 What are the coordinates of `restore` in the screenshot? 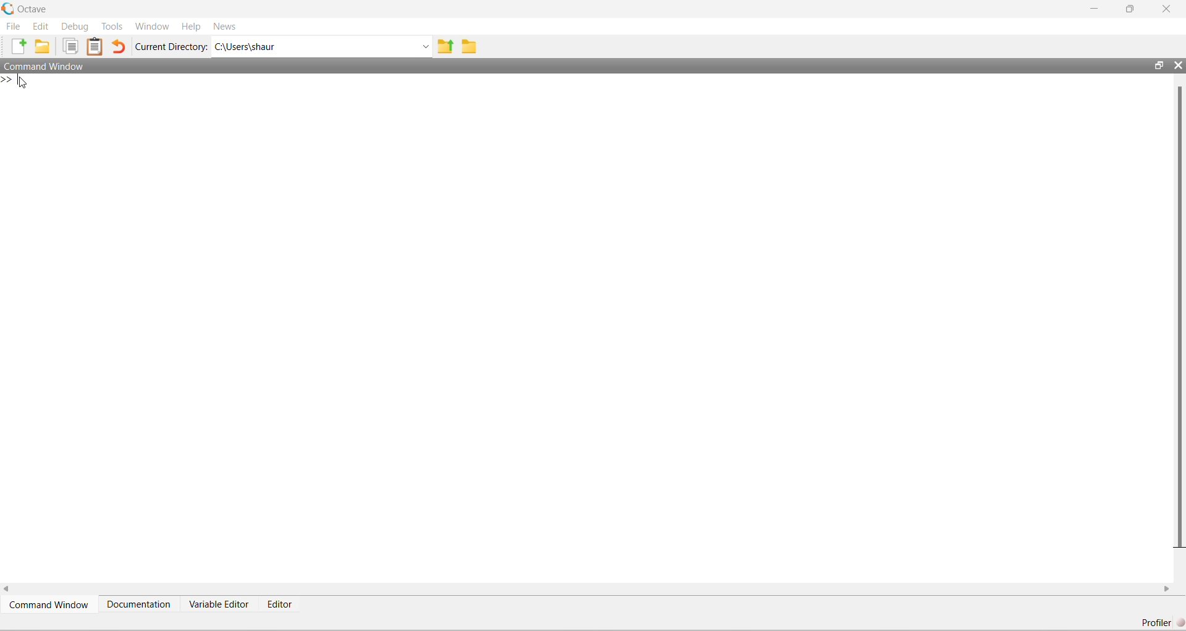 It's located at (1159, 65).